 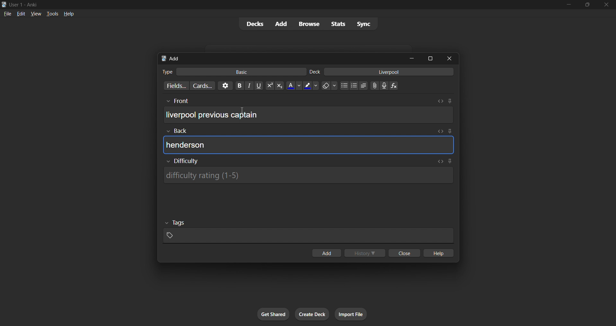 What do you see at coordinates (269, 86) in the screenshot?
I see `superscript` at bounding box center [269, 86].